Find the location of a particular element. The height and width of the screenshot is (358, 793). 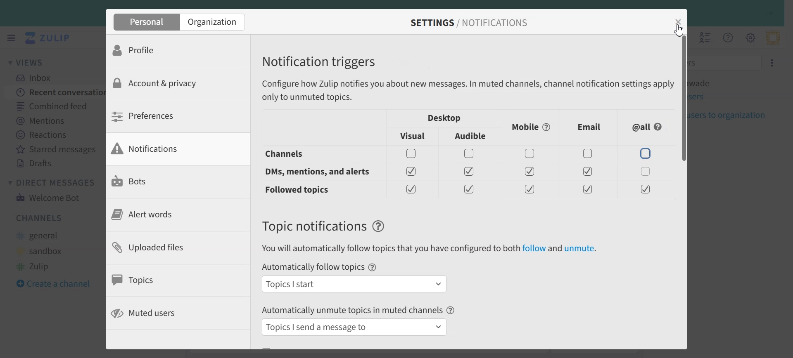

Personal menu is located at coordinates (773, 38).